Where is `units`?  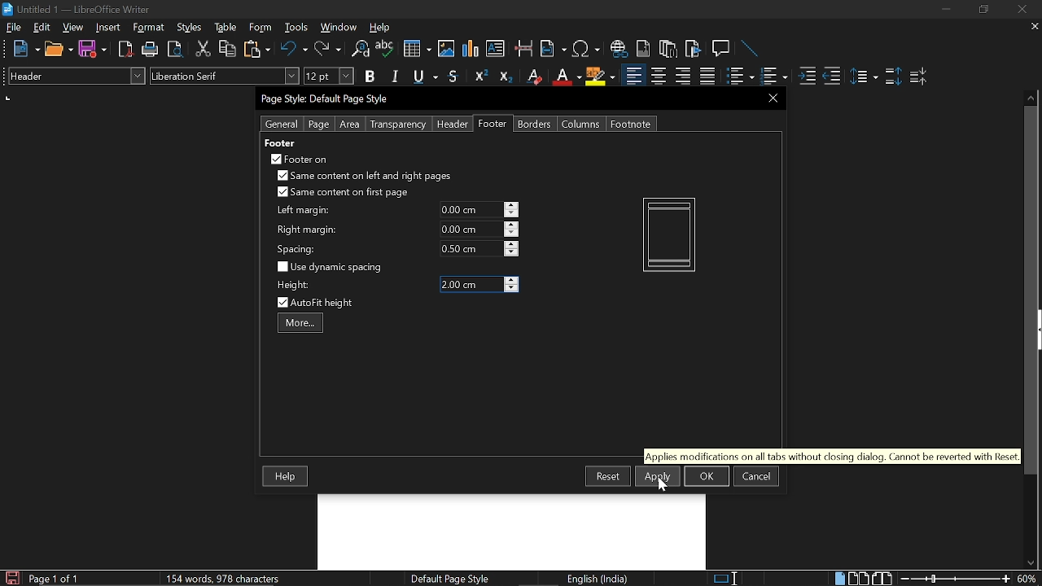 units is located at coordinates (9, 98).